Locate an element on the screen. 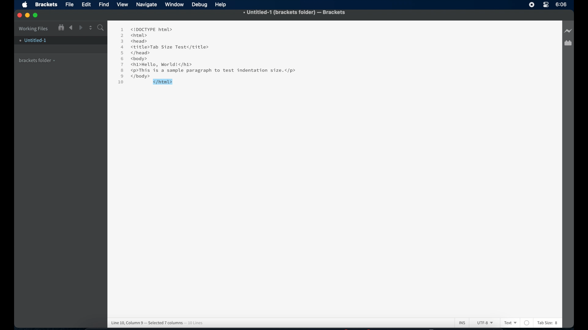 This screenshot has width=588, height=330. Stop is located at coordinates (532, 5).